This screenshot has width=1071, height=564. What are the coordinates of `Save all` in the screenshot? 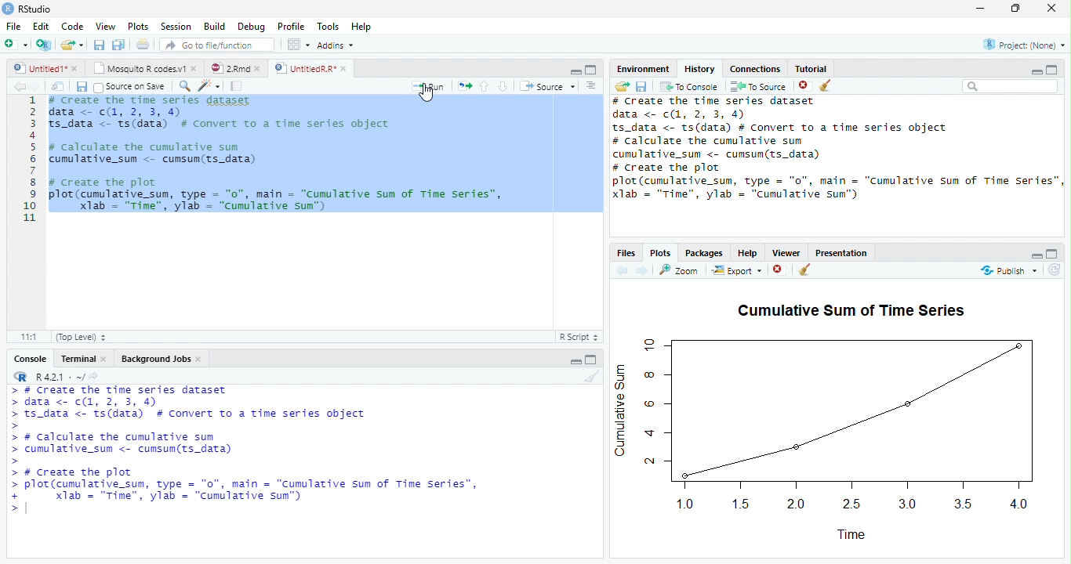 It's located at (118, 45).